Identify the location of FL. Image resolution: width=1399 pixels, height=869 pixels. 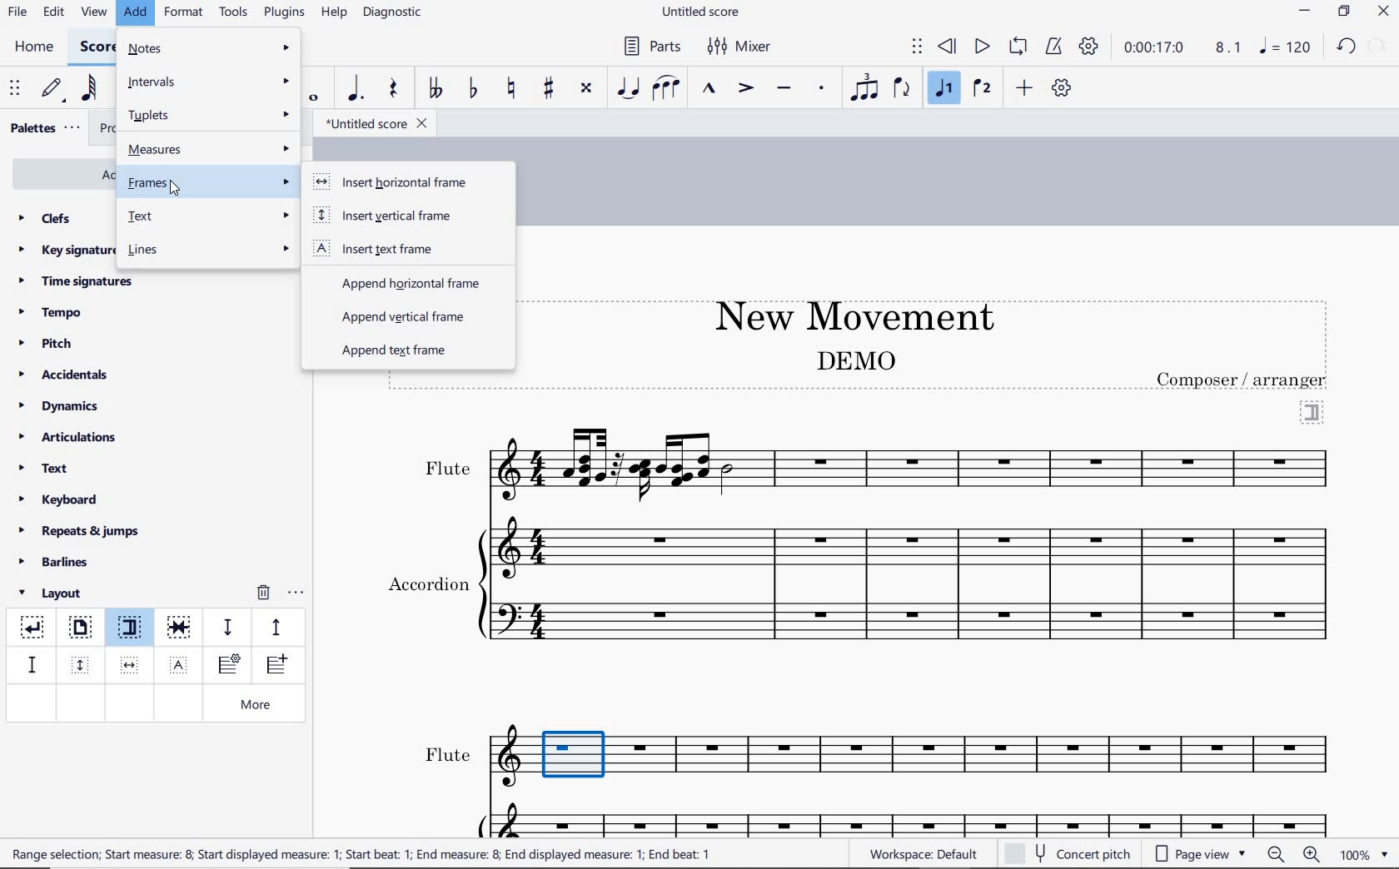
(919, 757).